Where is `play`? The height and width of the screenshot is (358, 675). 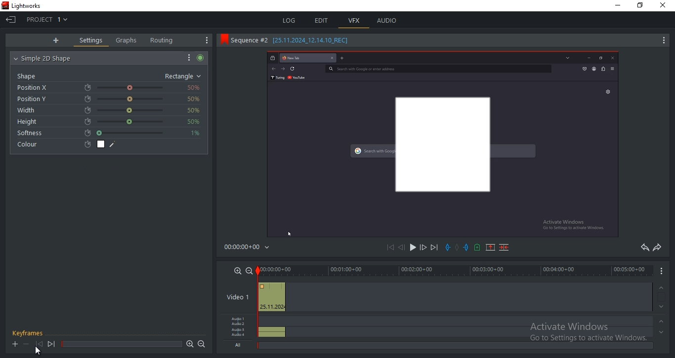
play is located at coordinates (412, 249).